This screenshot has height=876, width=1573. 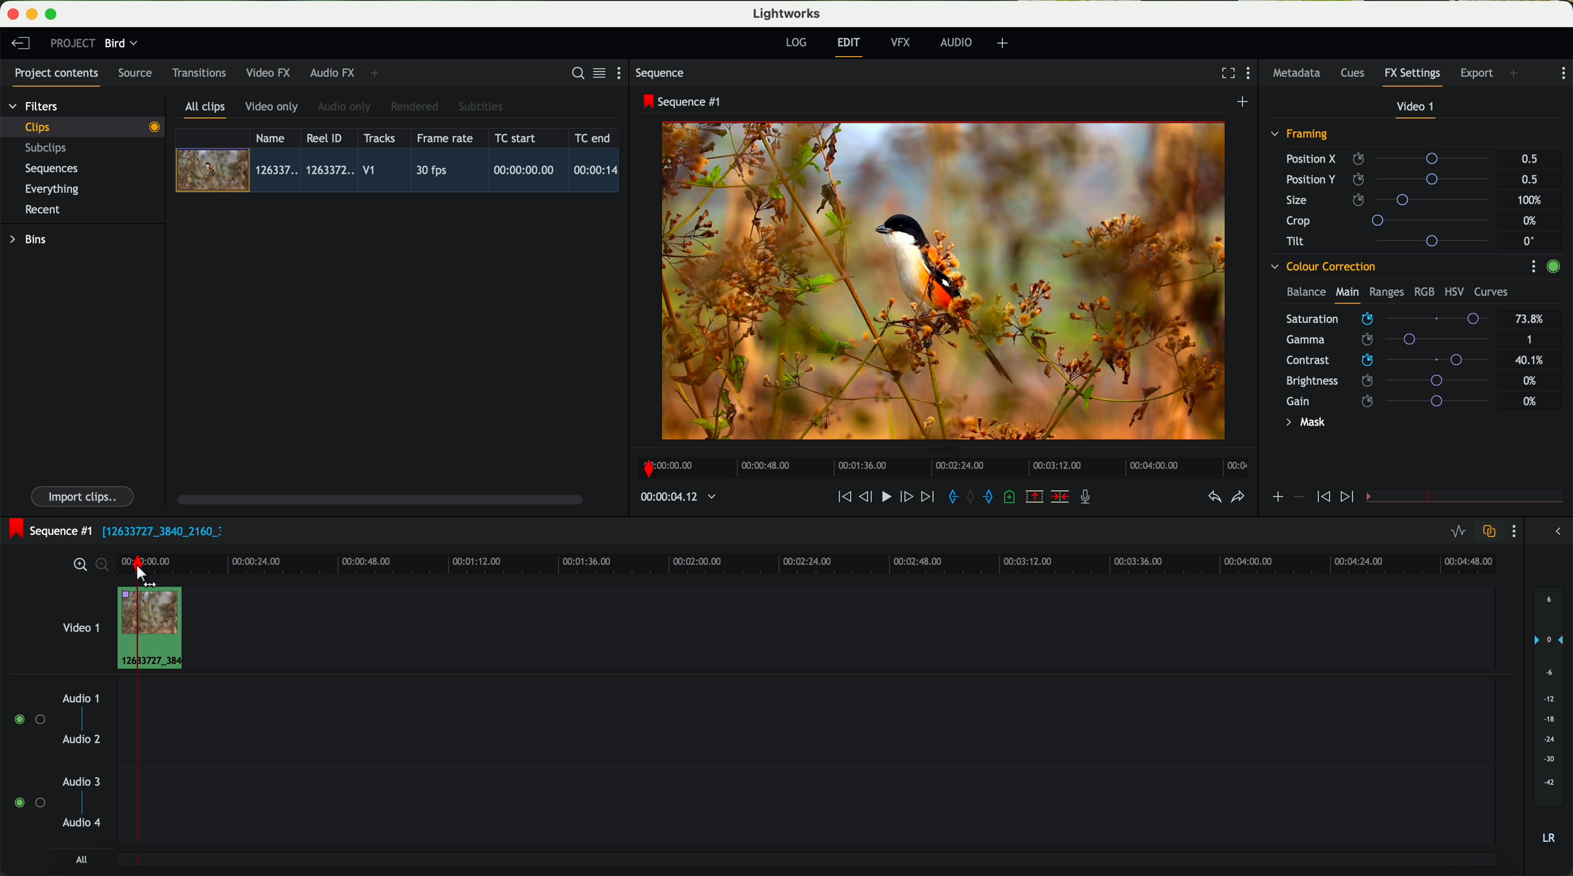 I want to click on gain, so click(x=1395, y=400).